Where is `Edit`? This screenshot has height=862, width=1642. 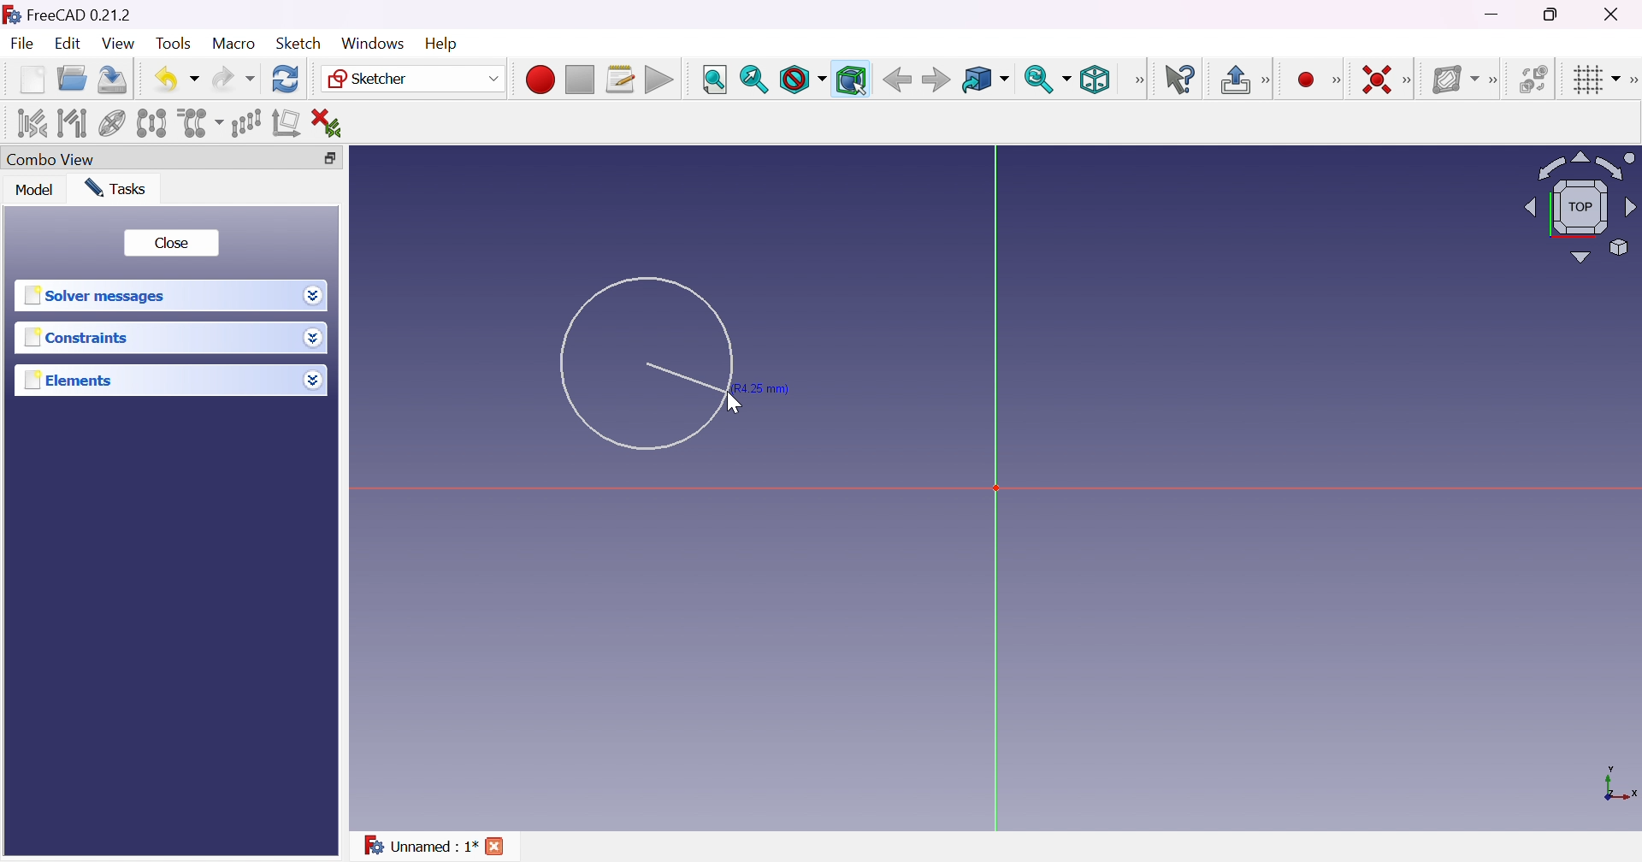 Edit is located at coordinates (67, 45).